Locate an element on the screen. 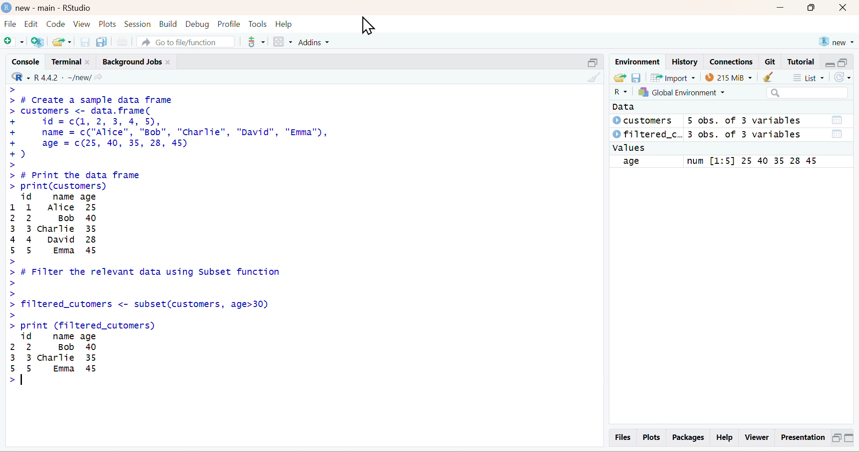  minimise is located at coordinates (829, 62).